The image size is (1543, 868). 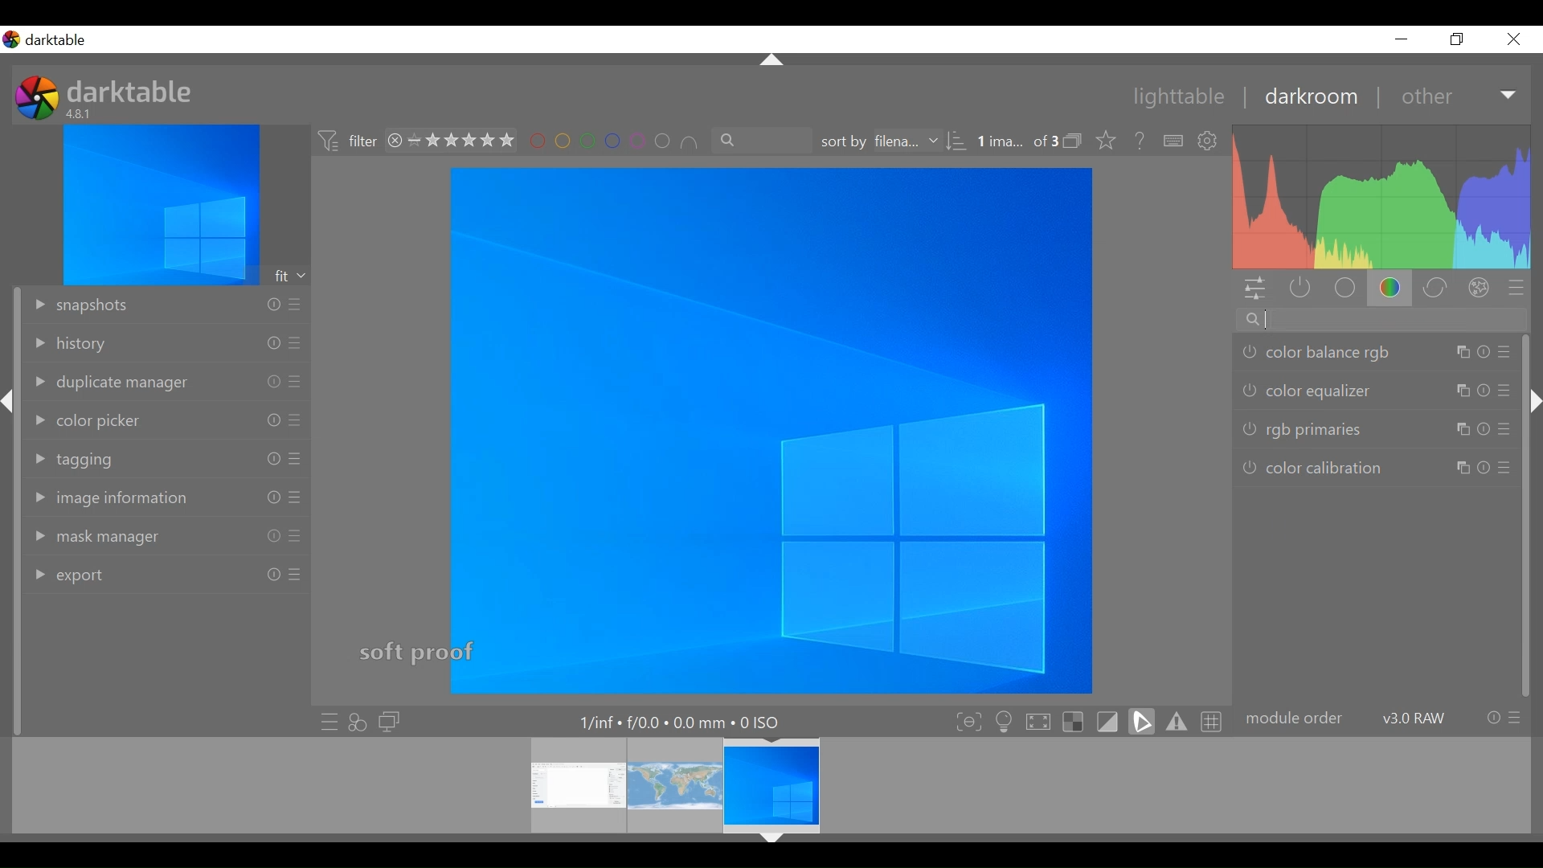 I want to click on export, so click(x=67, y=577).